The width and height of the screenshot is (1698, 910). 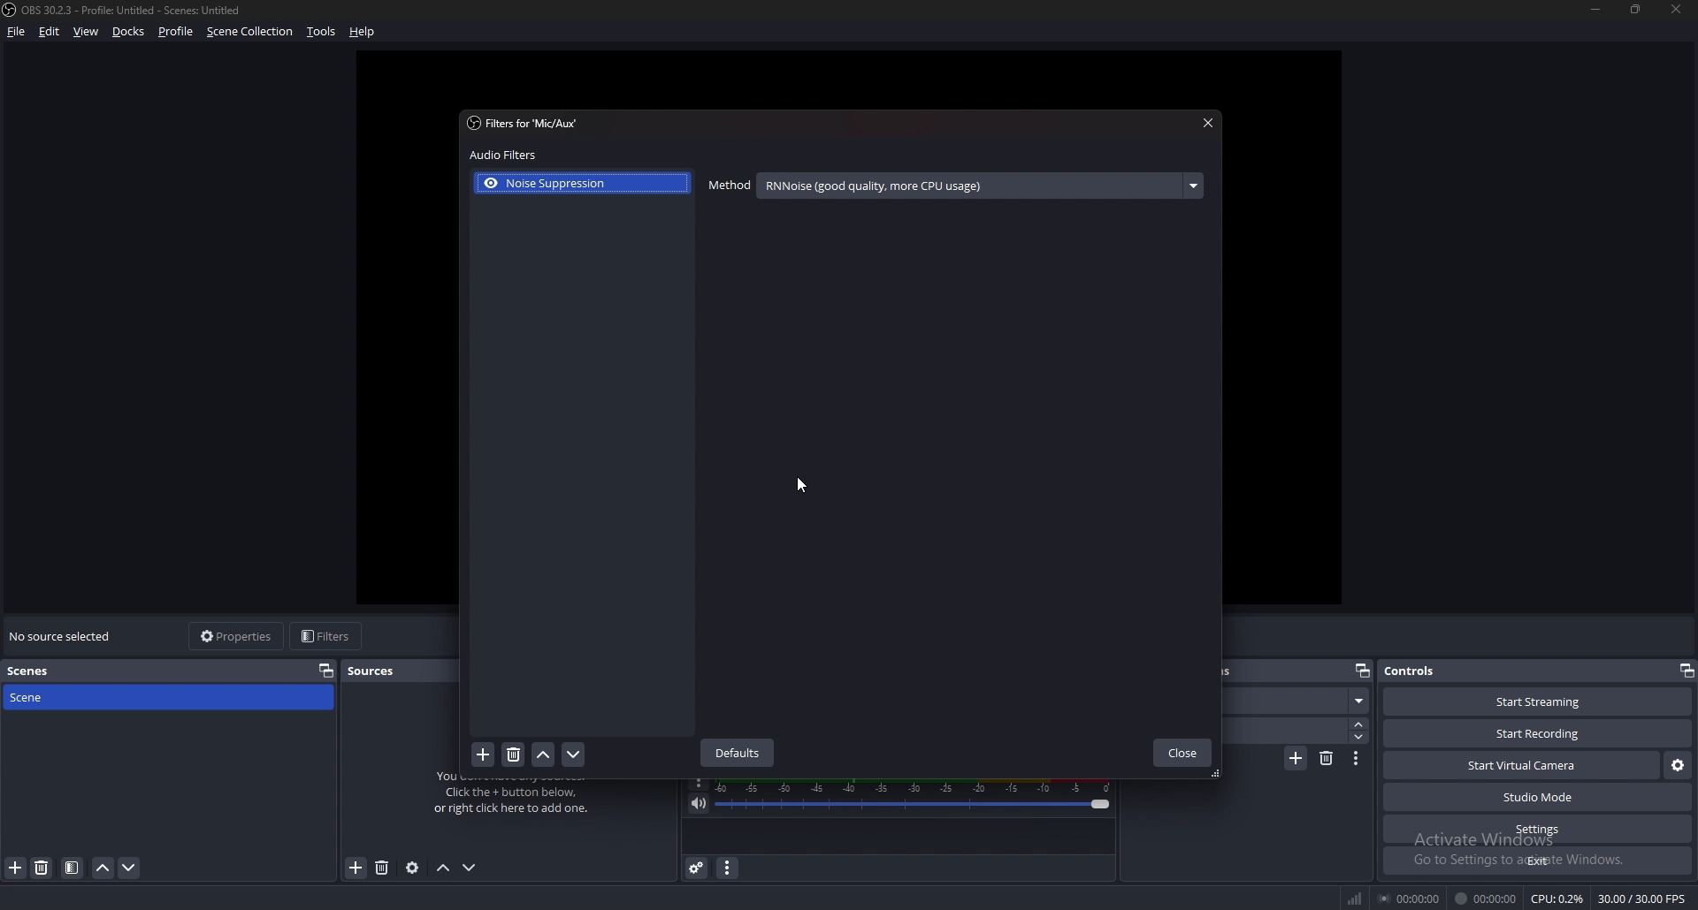 What do you see at coordinates (1409, 897) in the screenshot?
I see `00:00:00` at bounding box center [1409, 897].